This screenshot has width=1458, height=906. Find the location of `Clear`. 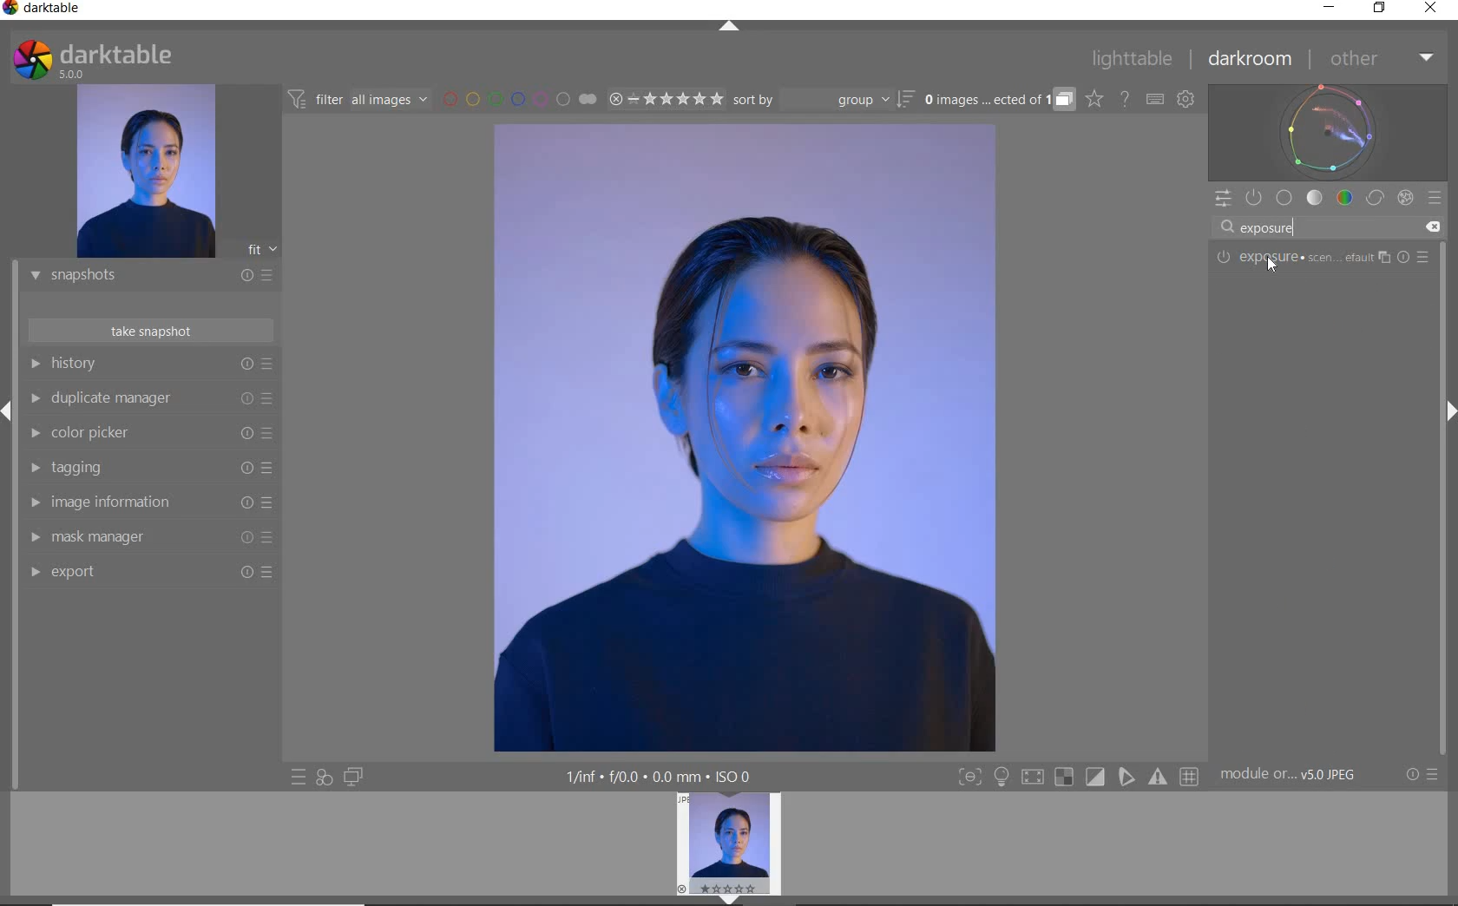

Clear is located at coordinates (1430, 226).